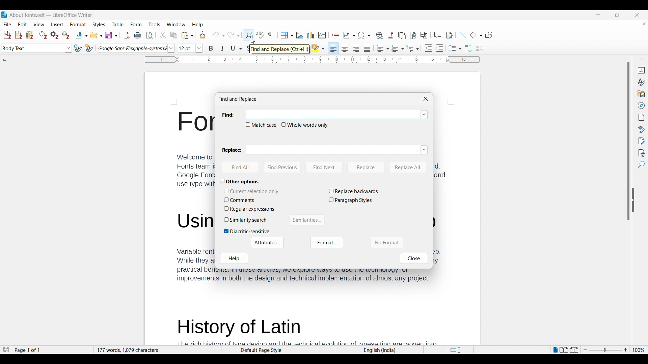 This screenshot has height=364, width=648. Describe the element at coordinates (305, 125) in the screenshot. I see `Toggle for whole words only` at that location.